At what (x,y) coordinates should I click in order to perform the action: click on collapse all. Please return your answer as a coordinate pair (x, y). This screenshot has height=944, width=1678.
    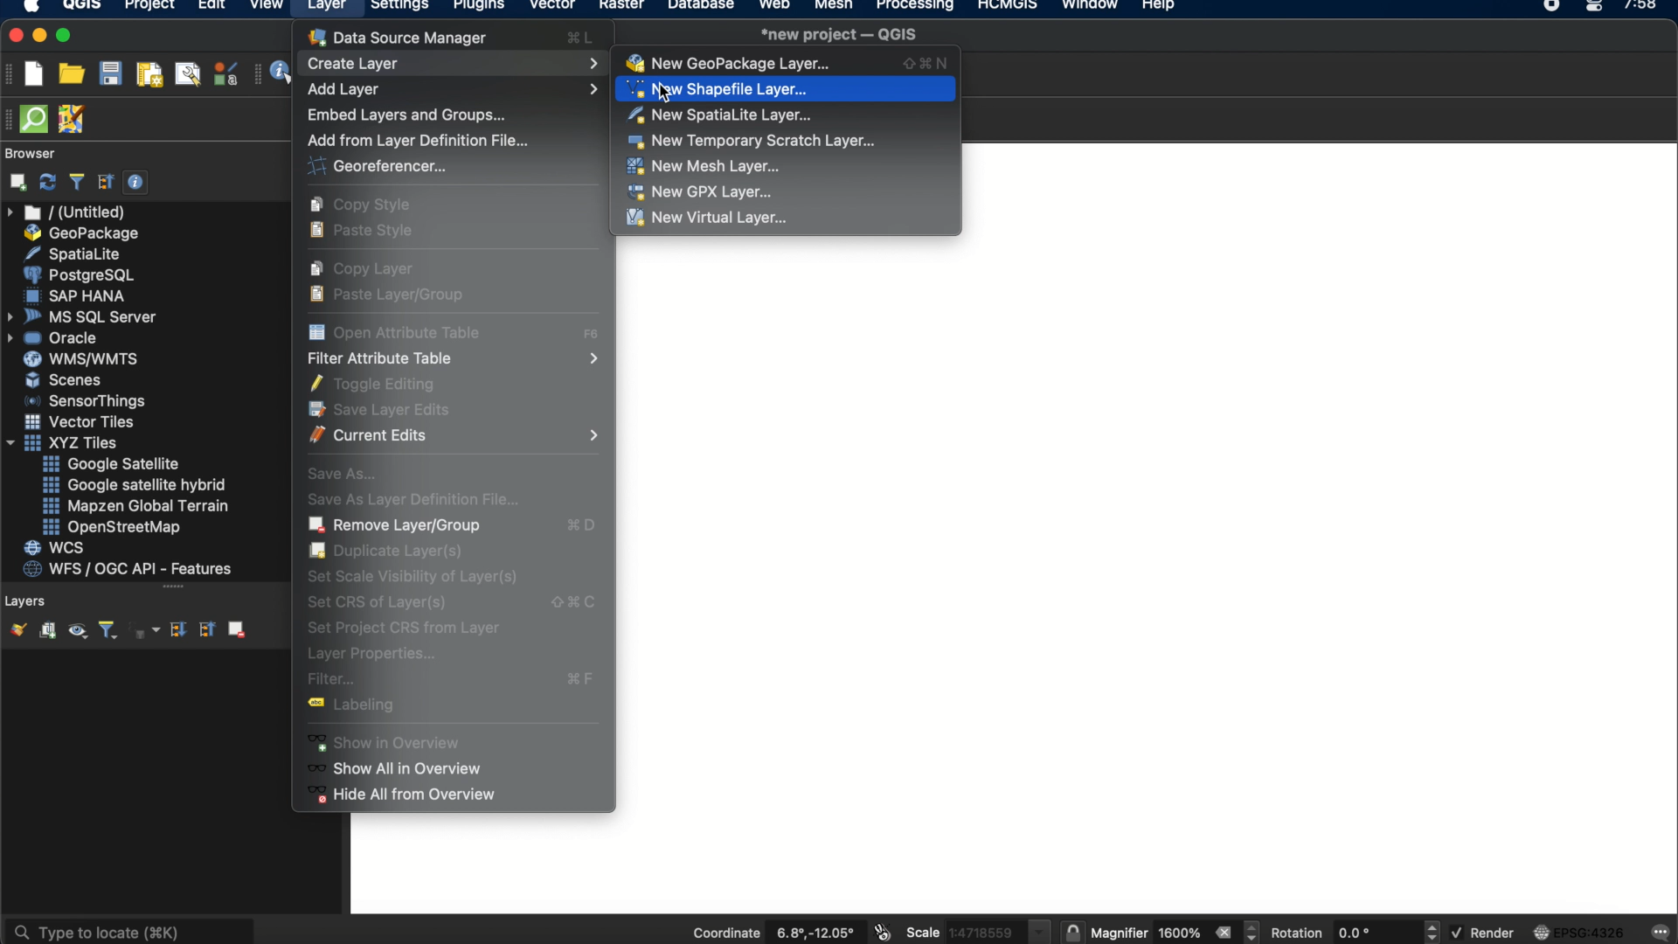
    Looking at the image, I should click on (106, 182).